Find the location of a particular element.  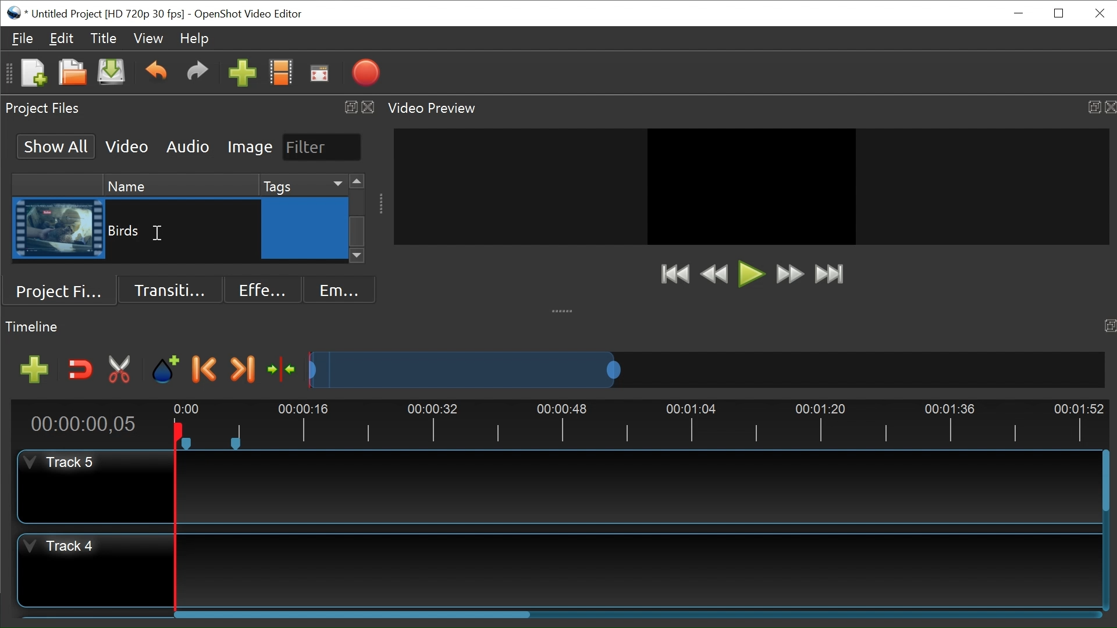

Show All is located at coordinates (54, 145).